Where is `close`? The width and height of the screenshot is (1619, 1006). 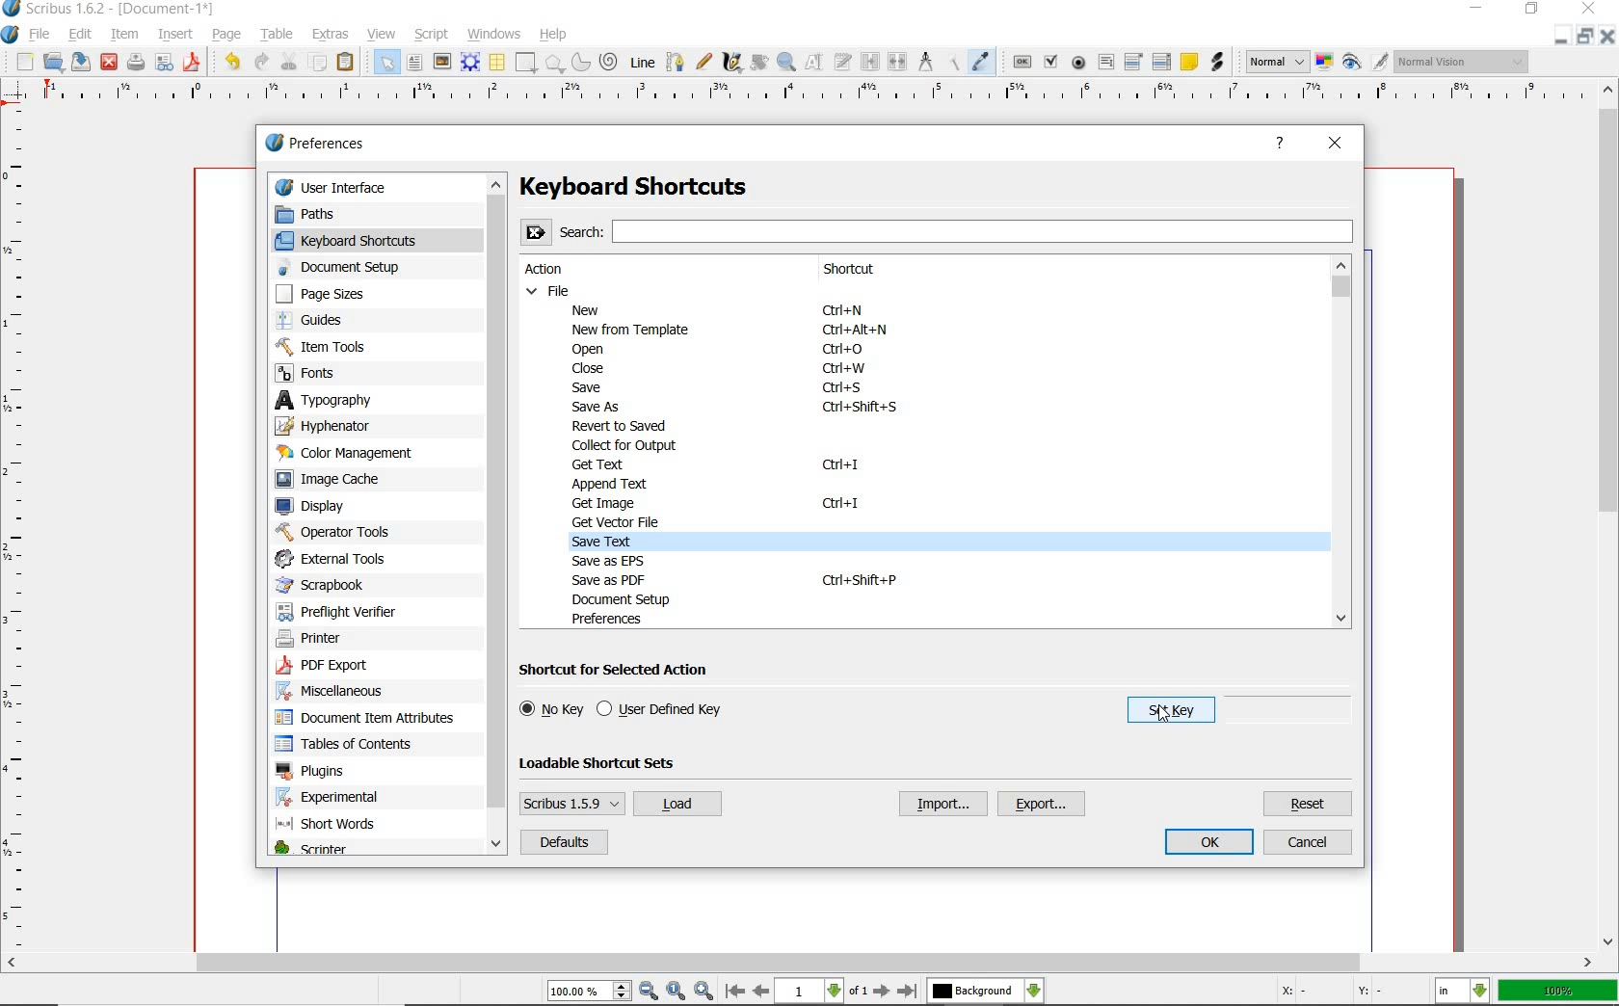 close is located at coordinates (109, 61).